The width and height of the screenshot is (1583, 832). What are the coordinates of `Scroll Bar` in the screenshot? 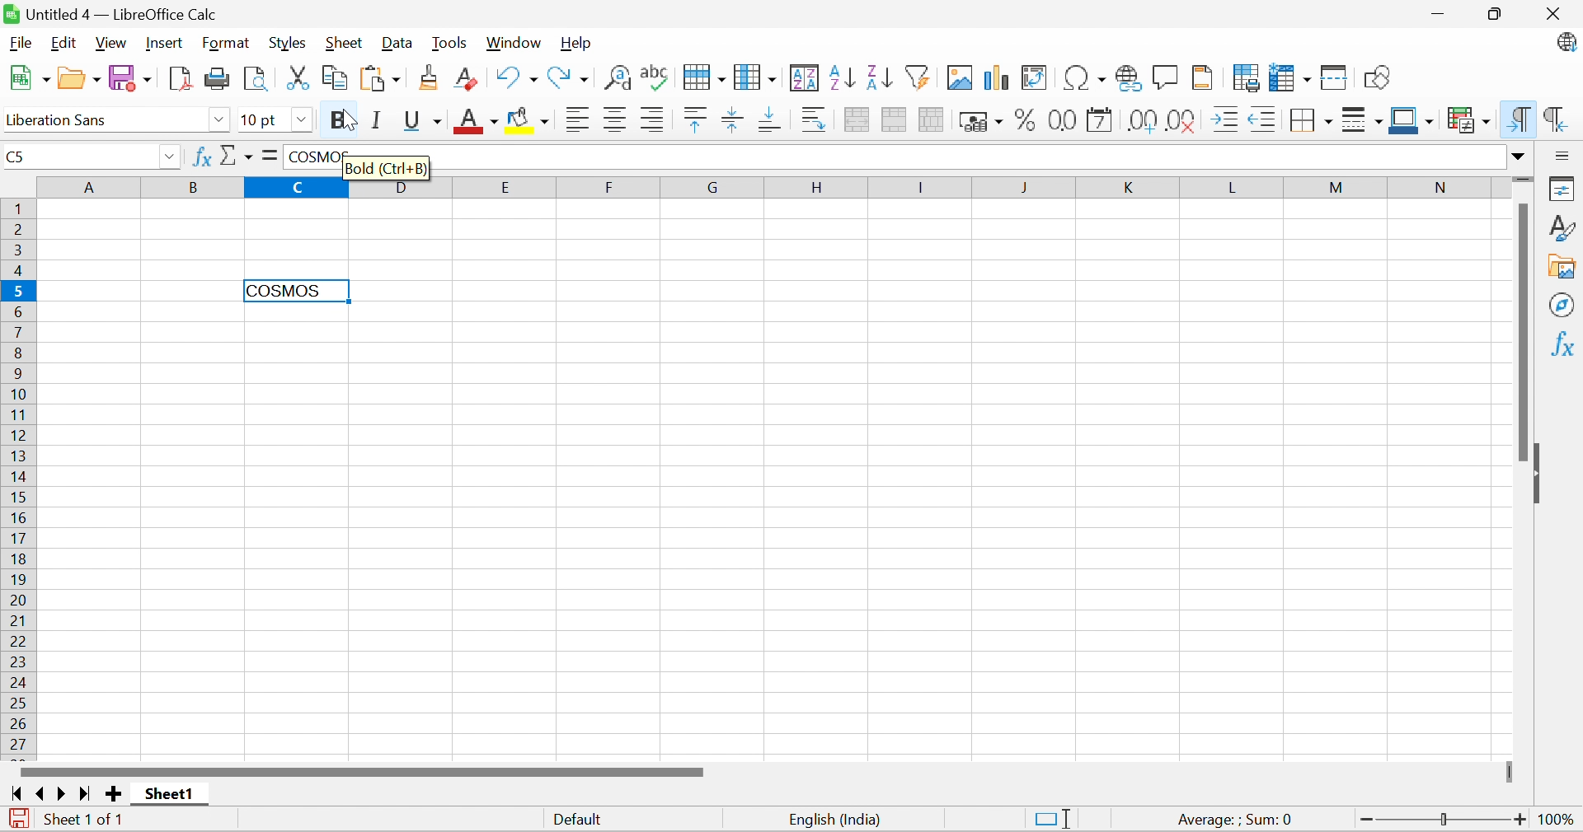 It's located at (1520, 332).